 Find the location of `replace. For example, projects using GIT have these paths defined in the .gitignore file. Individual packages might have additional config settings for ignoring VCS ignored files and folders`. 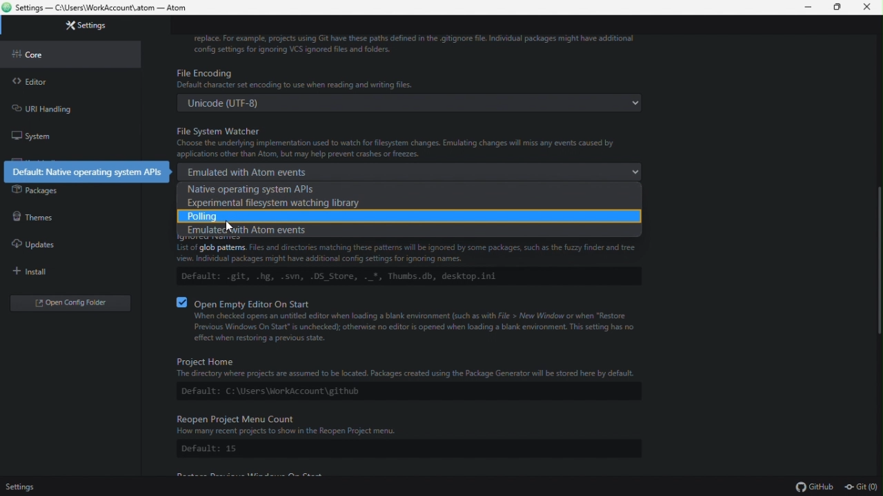

replace. For example, projects using GIT have these paths defined in the .gitignore file. Individual packages might have additional config settings for ignoring VCS ignored files and folders is located at coordinates (414, 44).